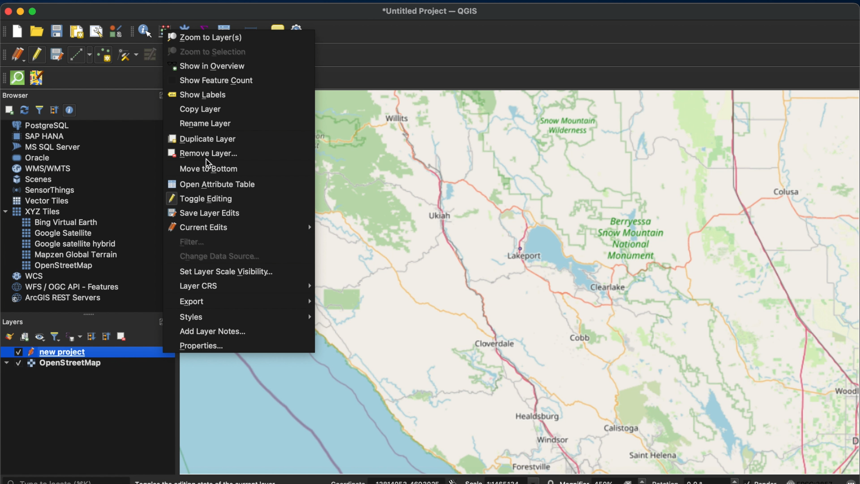 The image size is (860, 484). I want to click on wms/wmts, so click(39, 168).